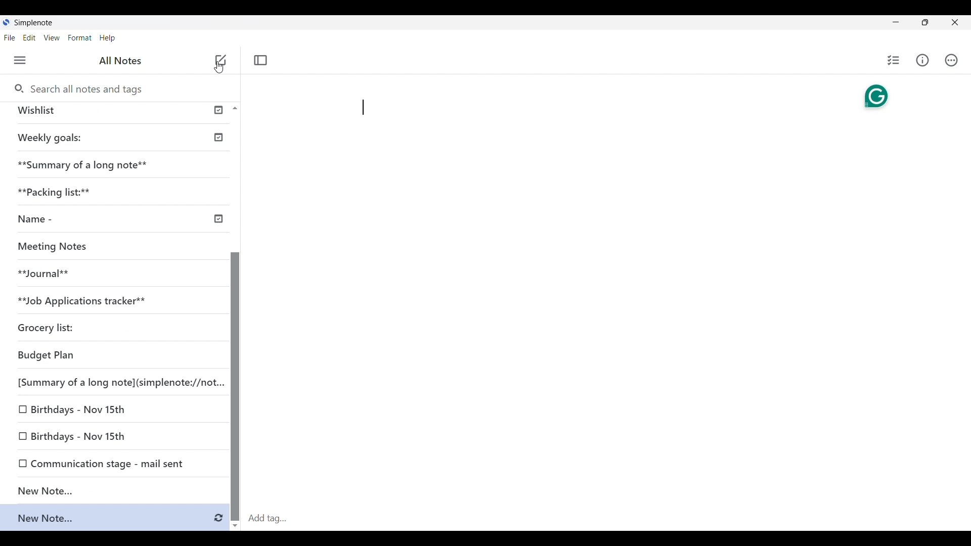 Image resolution: width=971 pixels, height=546 pixels. Describe the element at coordinates (219, 137) in the screenshot. I see `published` at that location.